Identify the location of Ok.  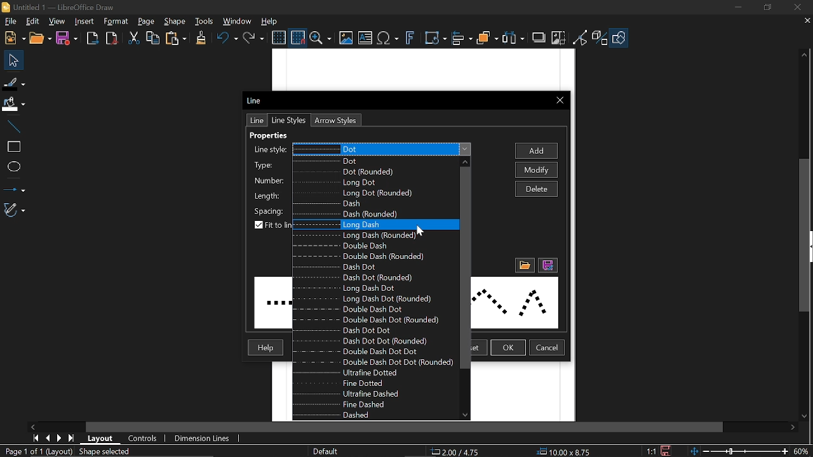
(509, 348).